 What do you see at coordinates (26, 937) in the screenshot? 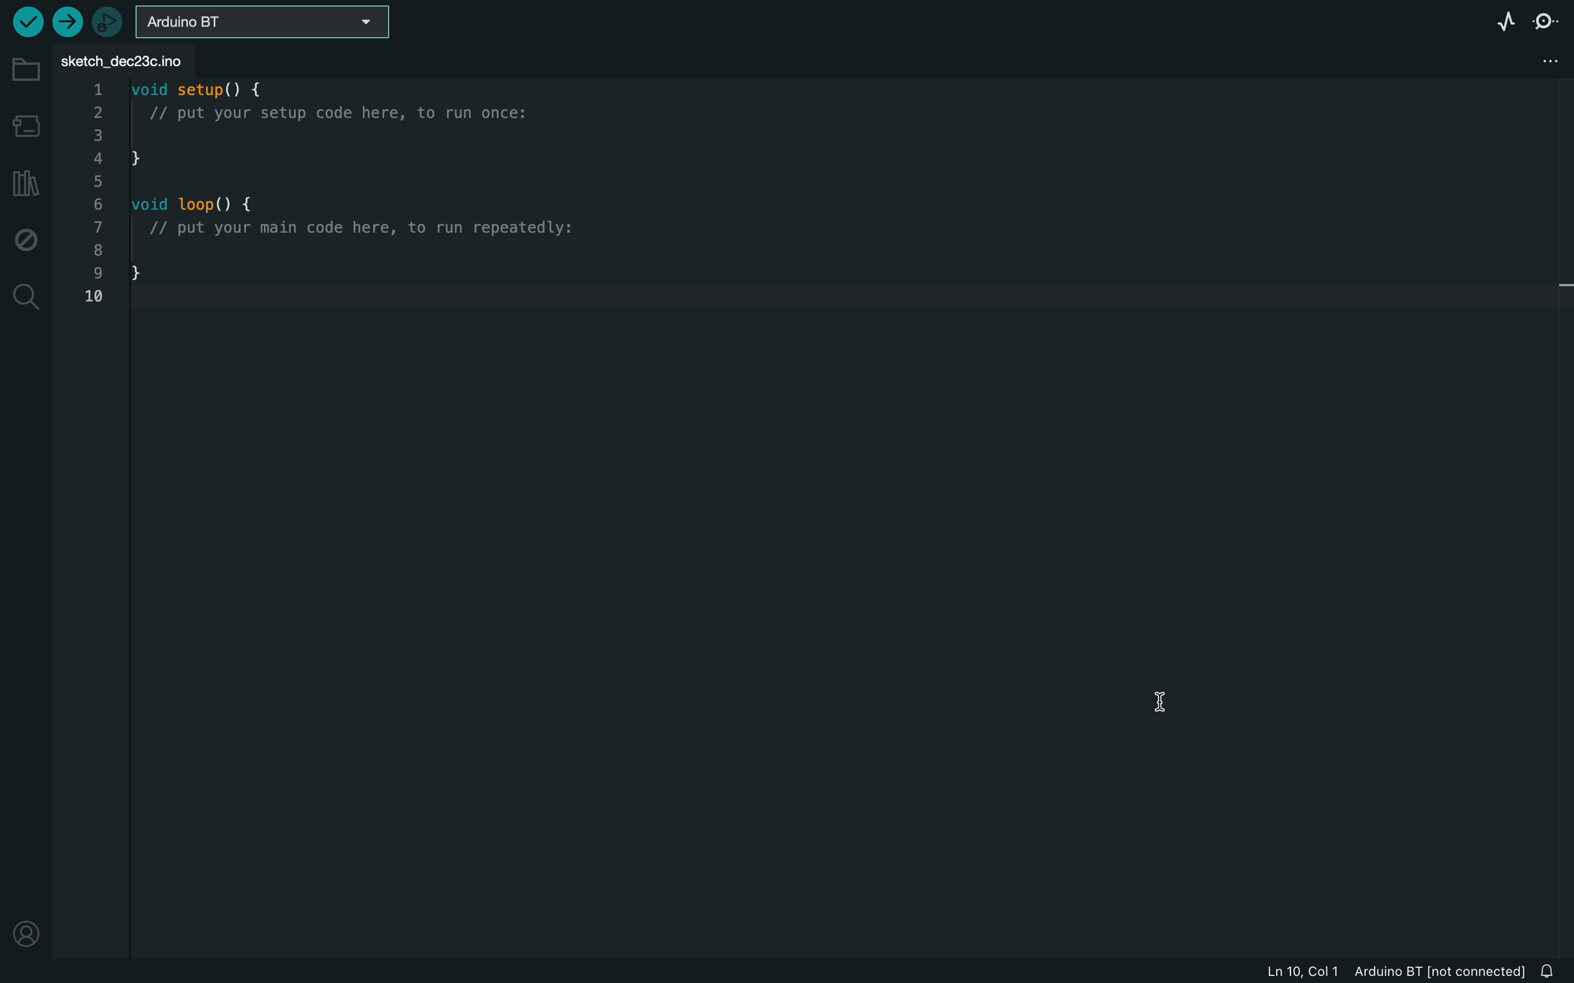
I see `location` at bounding box center [26, 937].